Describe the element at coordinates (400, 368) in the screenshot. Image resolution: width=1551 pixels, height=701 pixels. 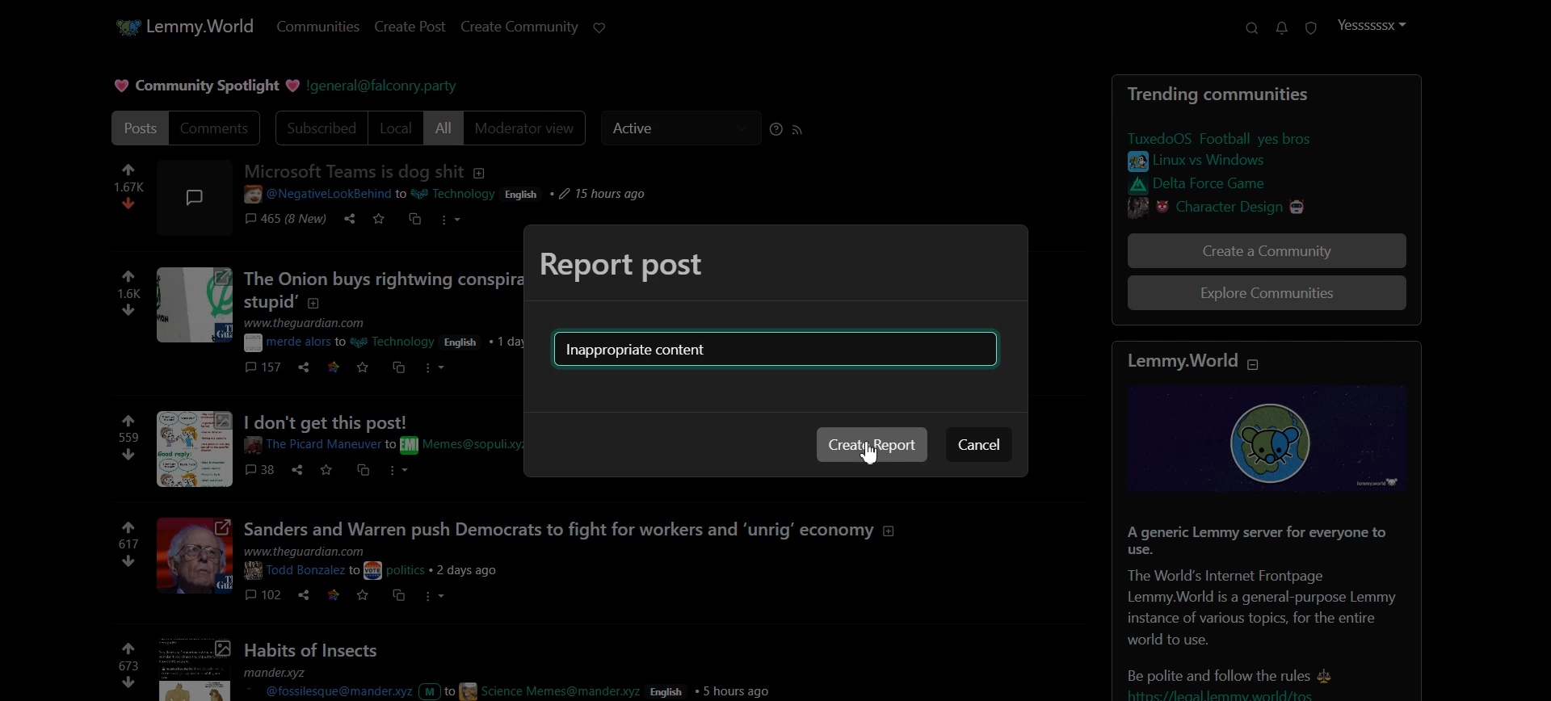
I see `cs` at that location.